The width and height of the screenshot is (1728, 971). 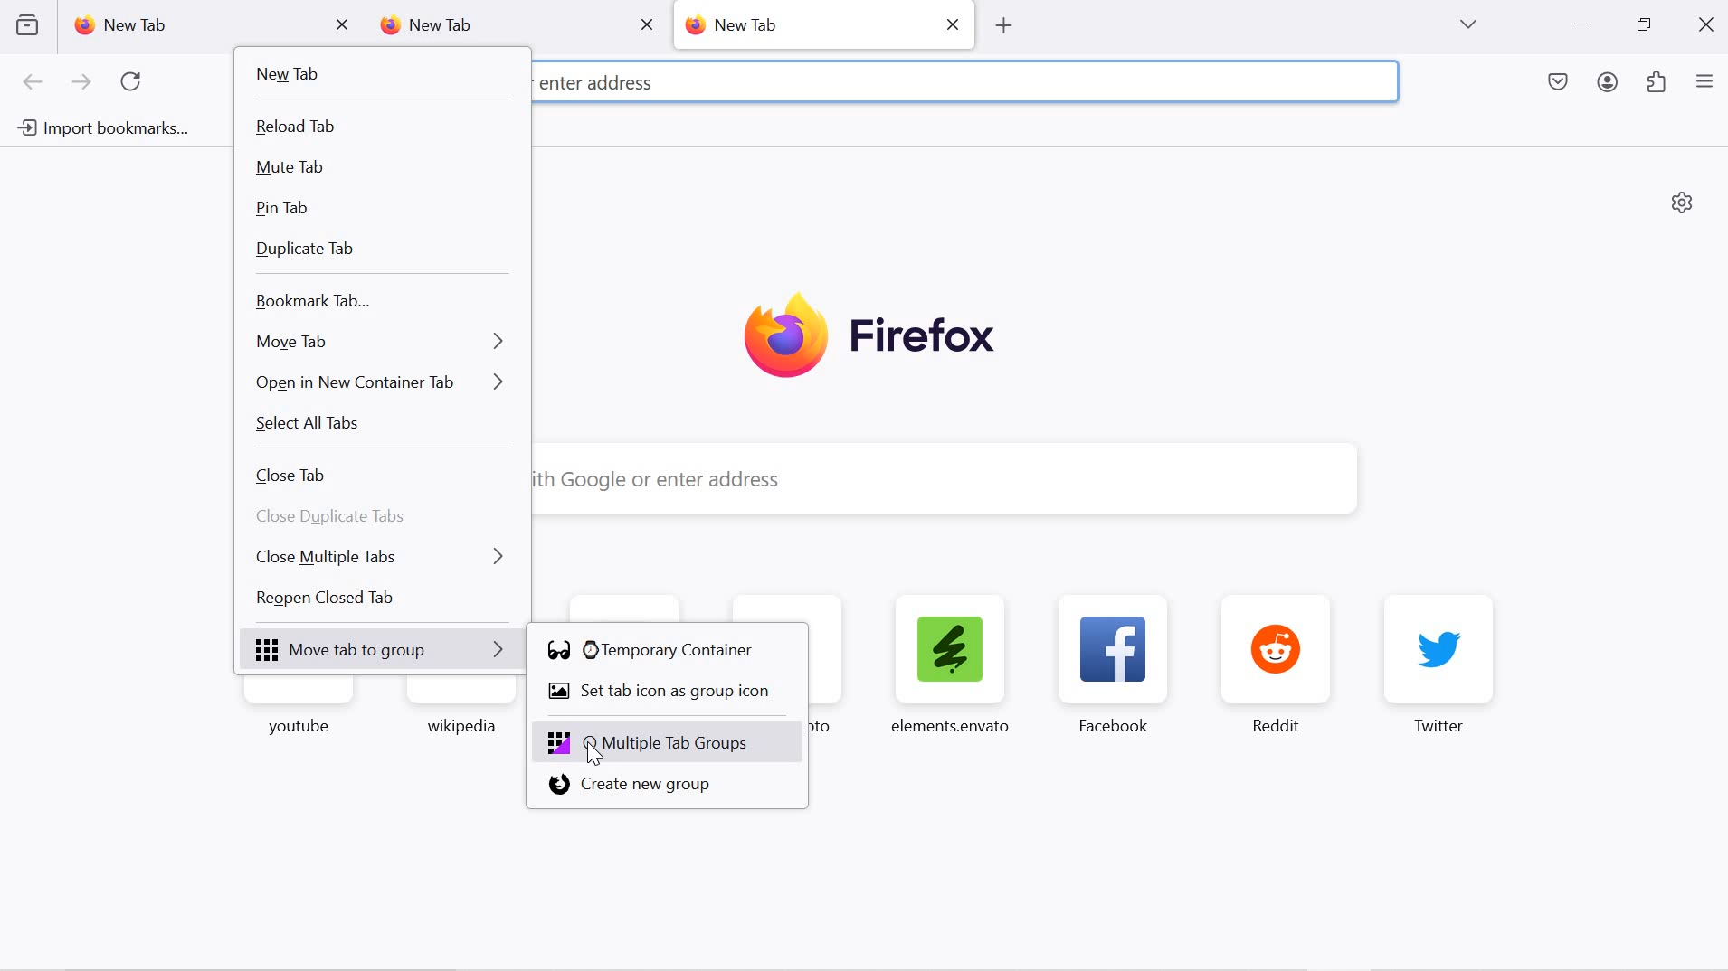 What do you see at coordinates (387, 518) in the screenshot?
I see `close duplicate tabs` at bounding box center [387, 518].